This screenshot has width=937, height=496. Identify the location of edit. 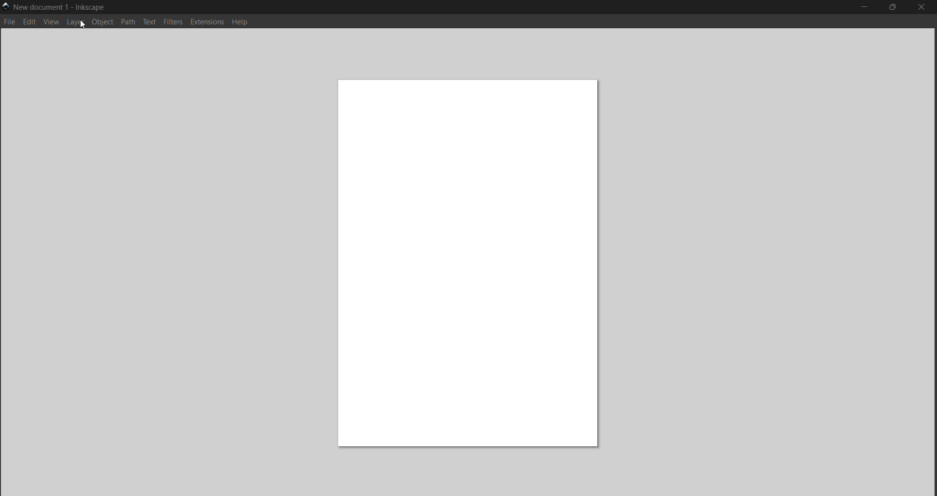
(29, 22).